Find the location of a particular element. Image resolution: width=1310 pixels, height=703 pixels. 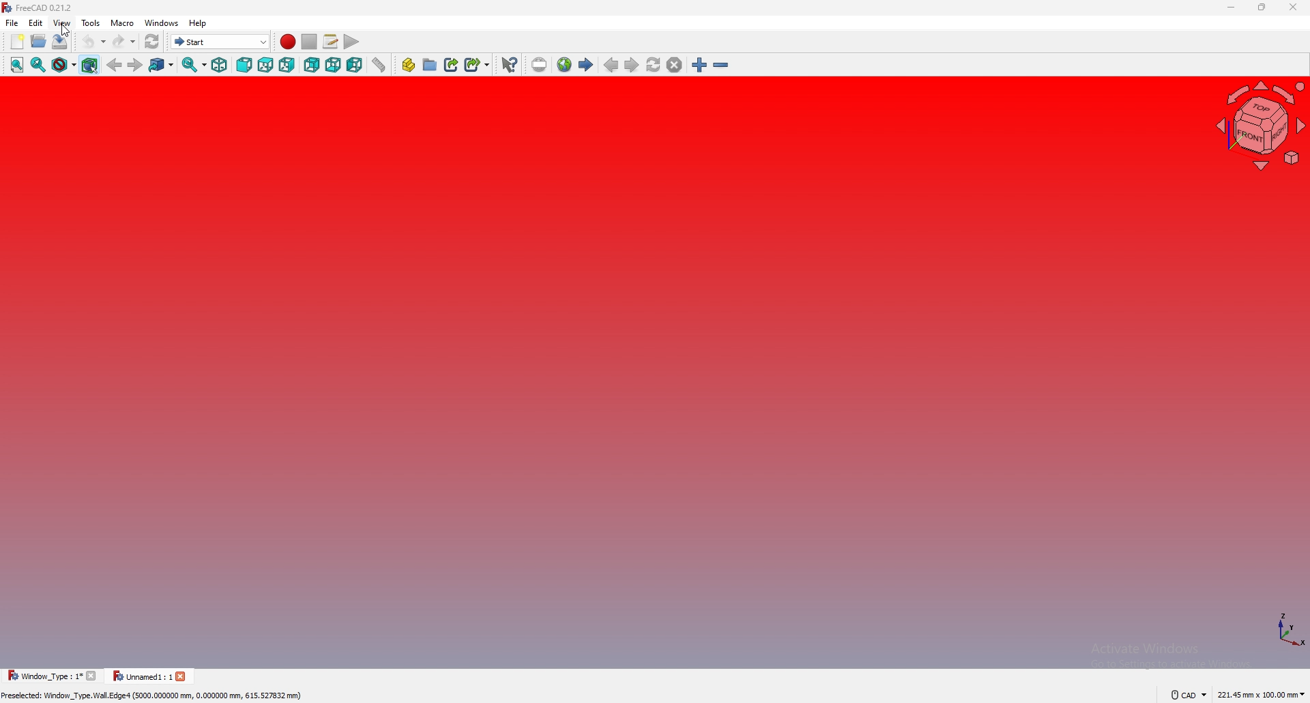

fit selection is located at coordinates (40, 64).